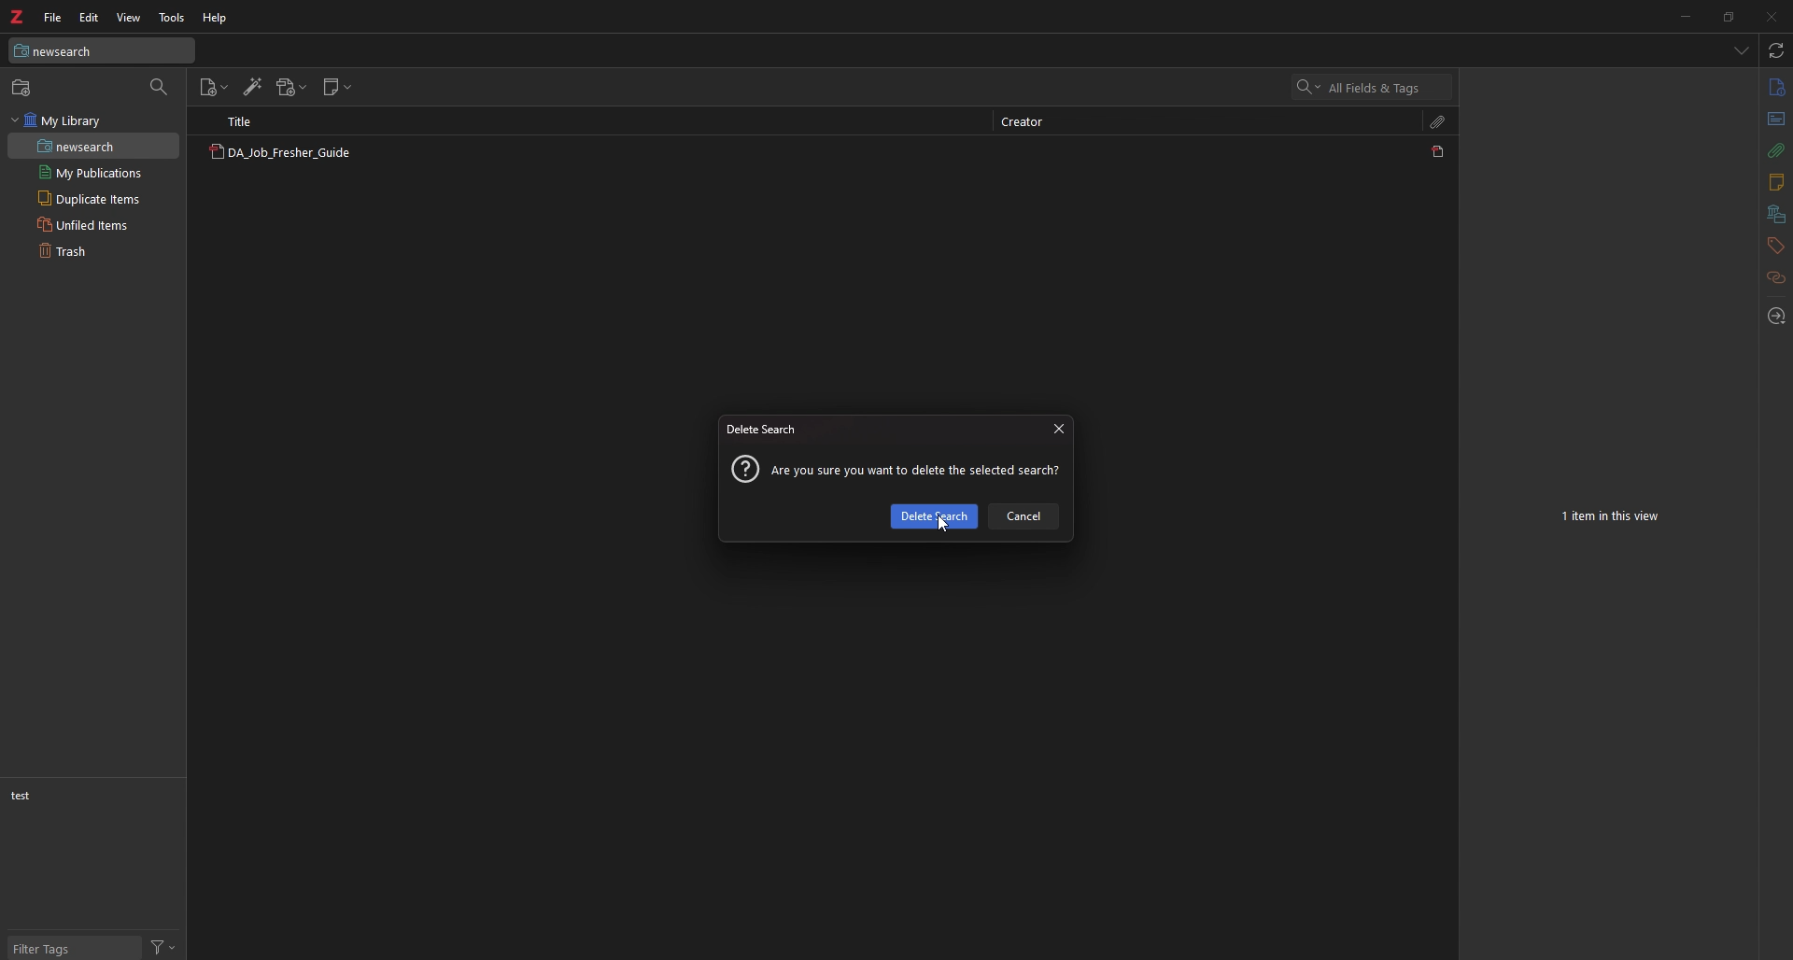 This screenshot has height=960, width=1793. Describe the element at coordinates (1777, 51) in the screenshot. I see `sync with zotero.org` at that location.